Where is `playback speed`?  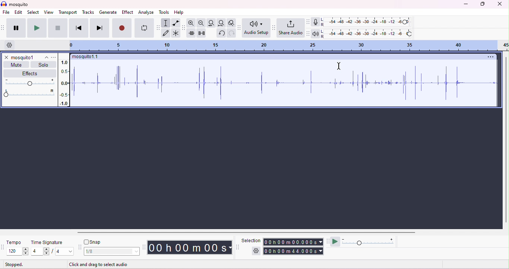 playback speed is located at coordinates (369, 241).